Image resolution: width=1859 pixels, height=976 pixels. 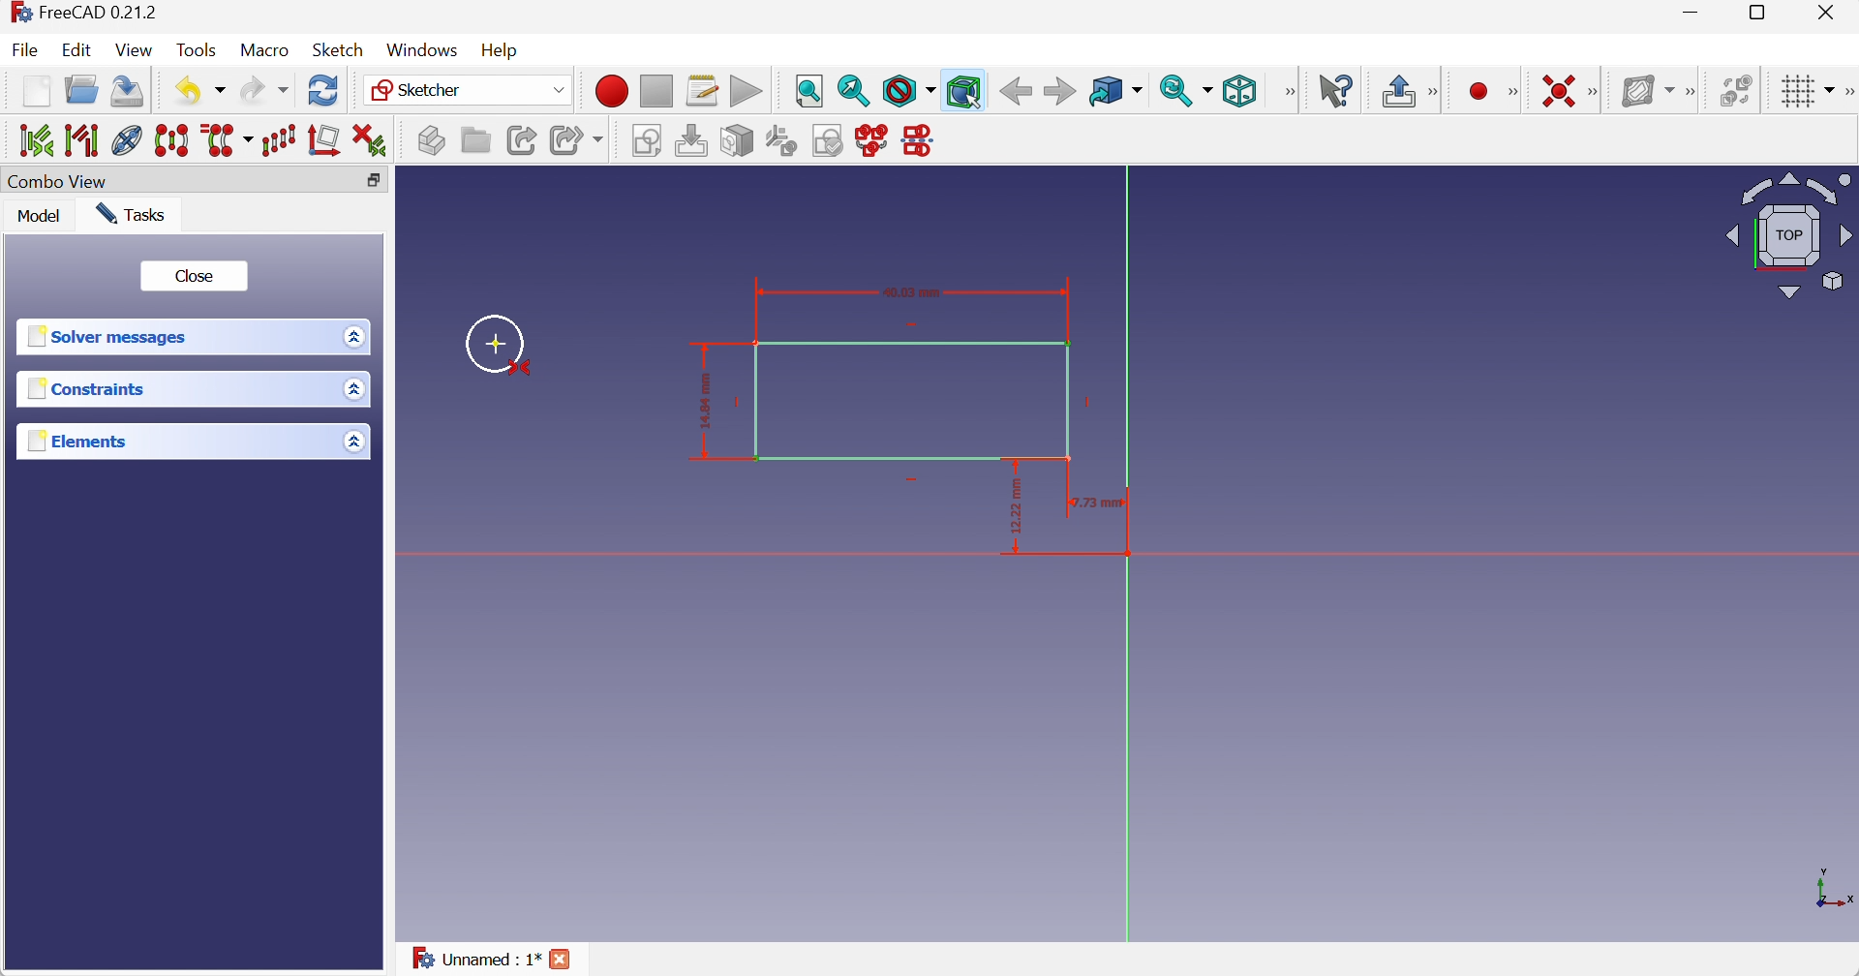 I want to click on [View], so click(x=1286, y=92).